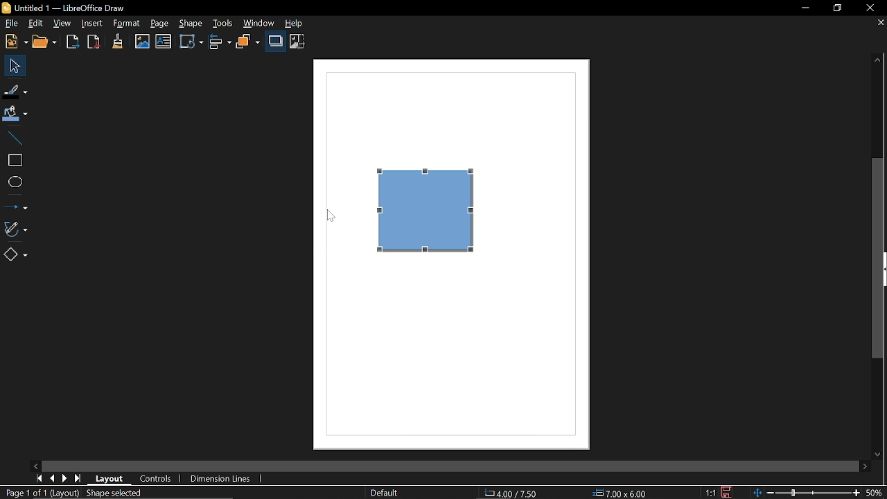  I want to click on dimension lines, so click(220, 478).